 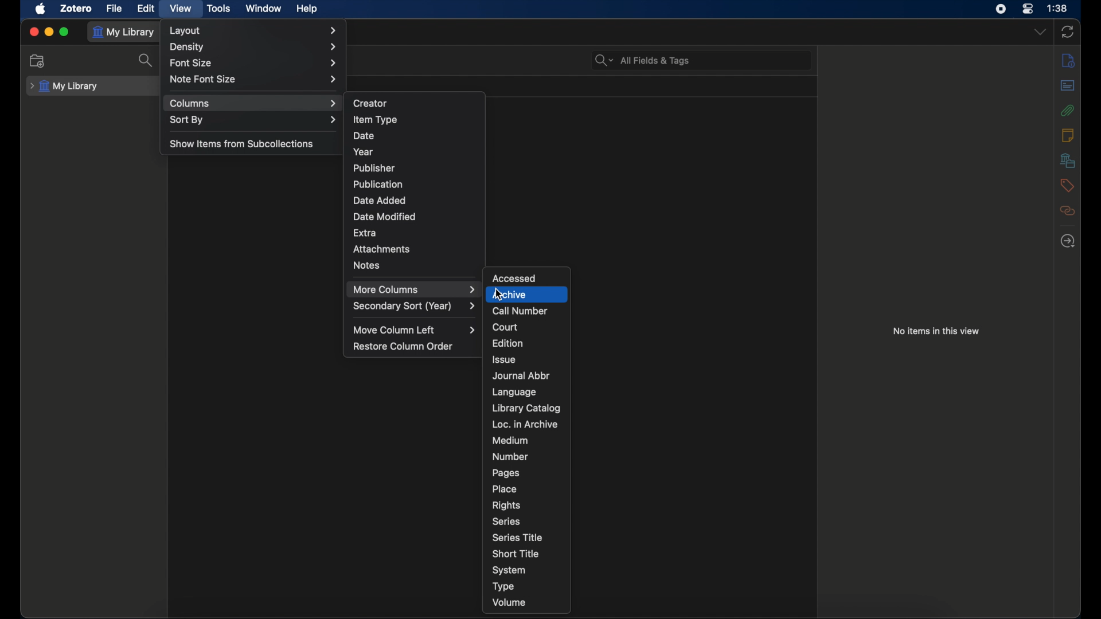 I want to click on attachments, so click(x=382, y=248).